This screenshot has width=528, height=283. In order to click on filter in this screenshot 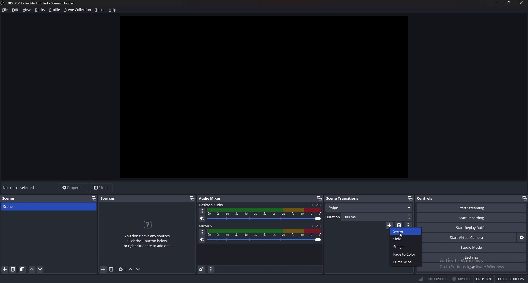, I will do `click(22, 270)`.